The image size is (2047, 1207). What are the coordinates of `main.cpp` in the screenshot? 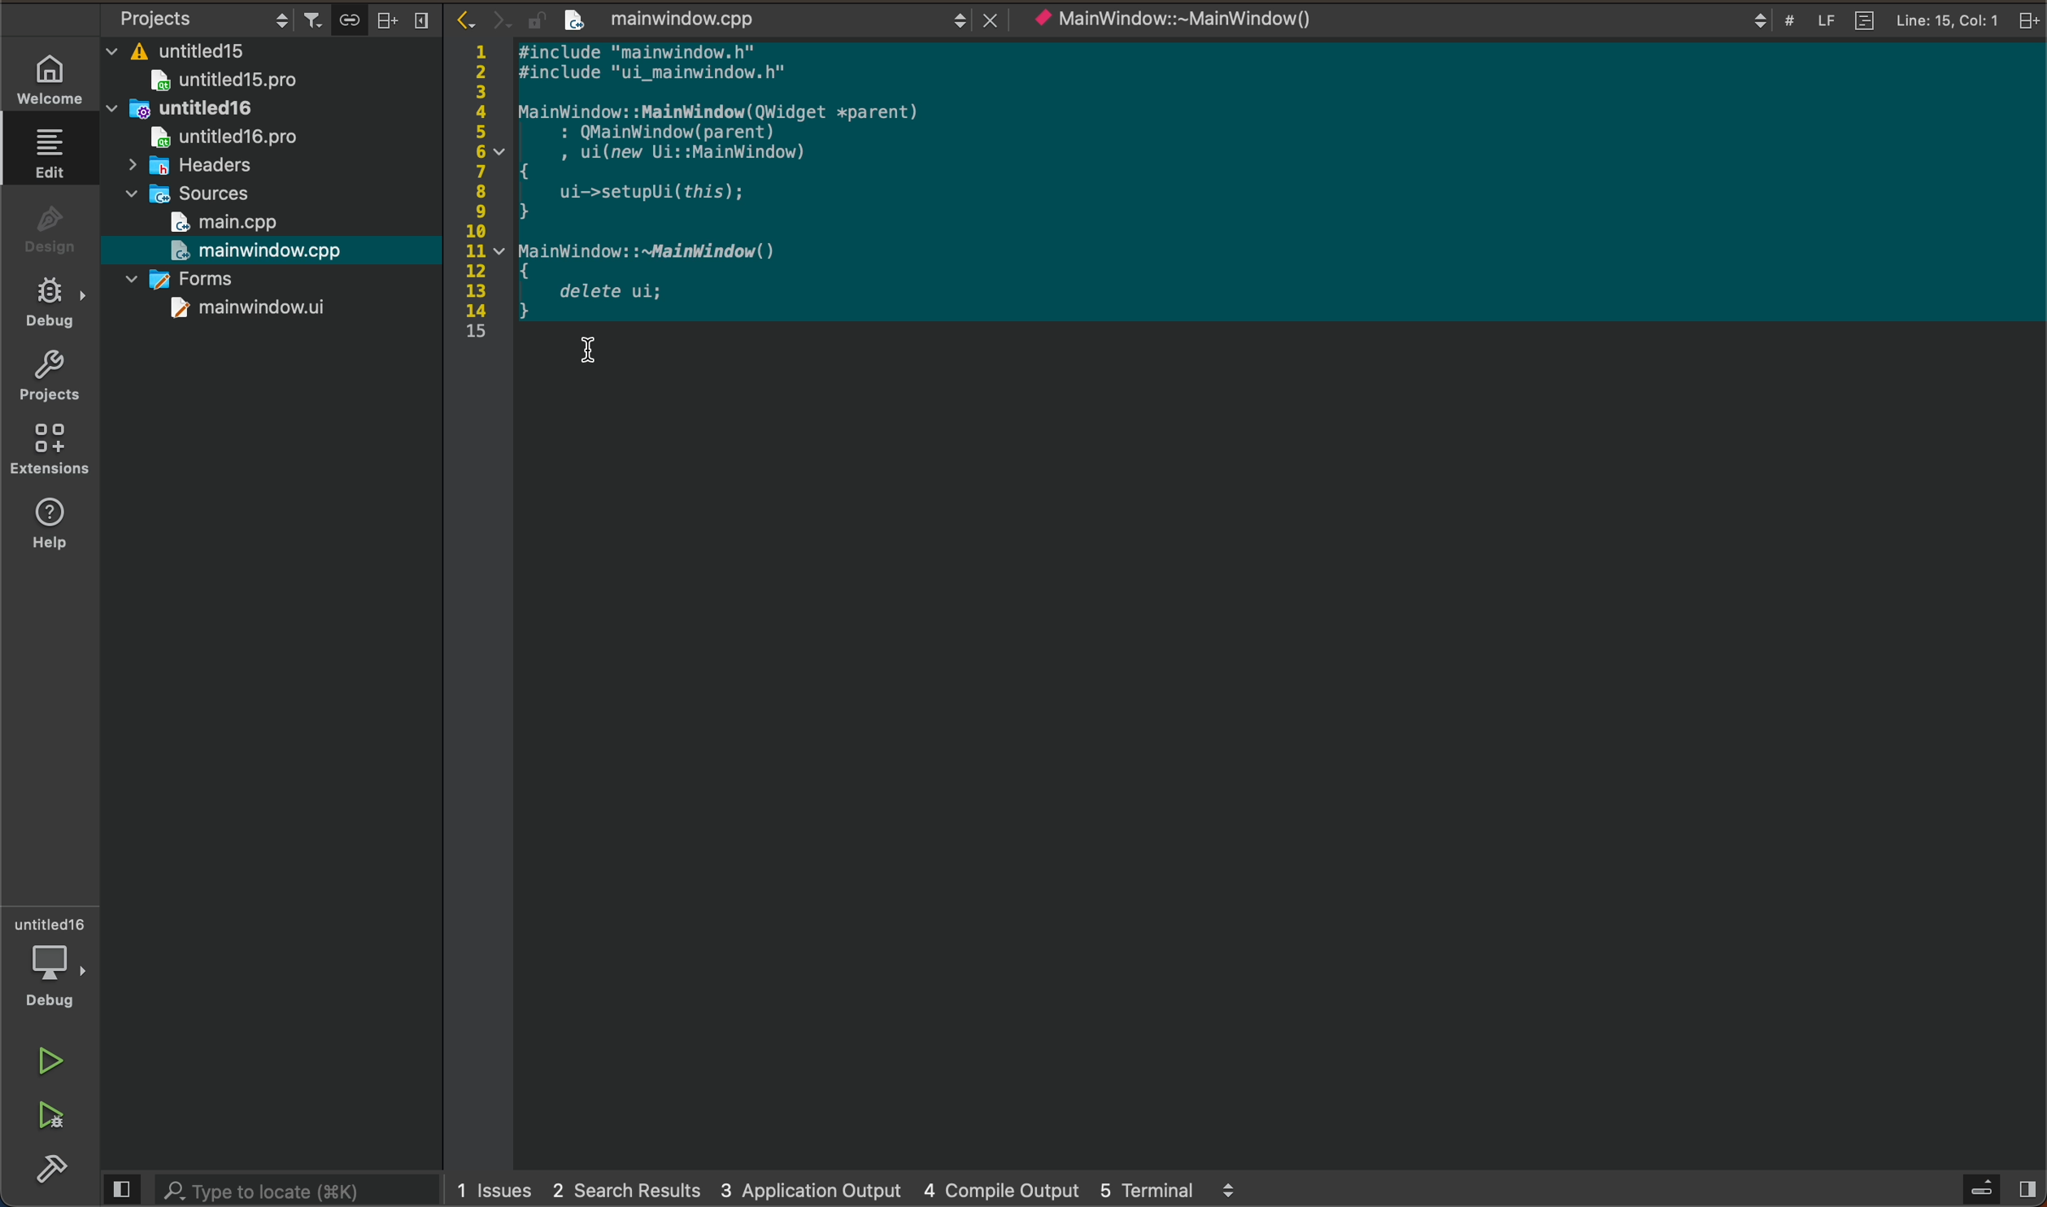 It's located at (247, 222).